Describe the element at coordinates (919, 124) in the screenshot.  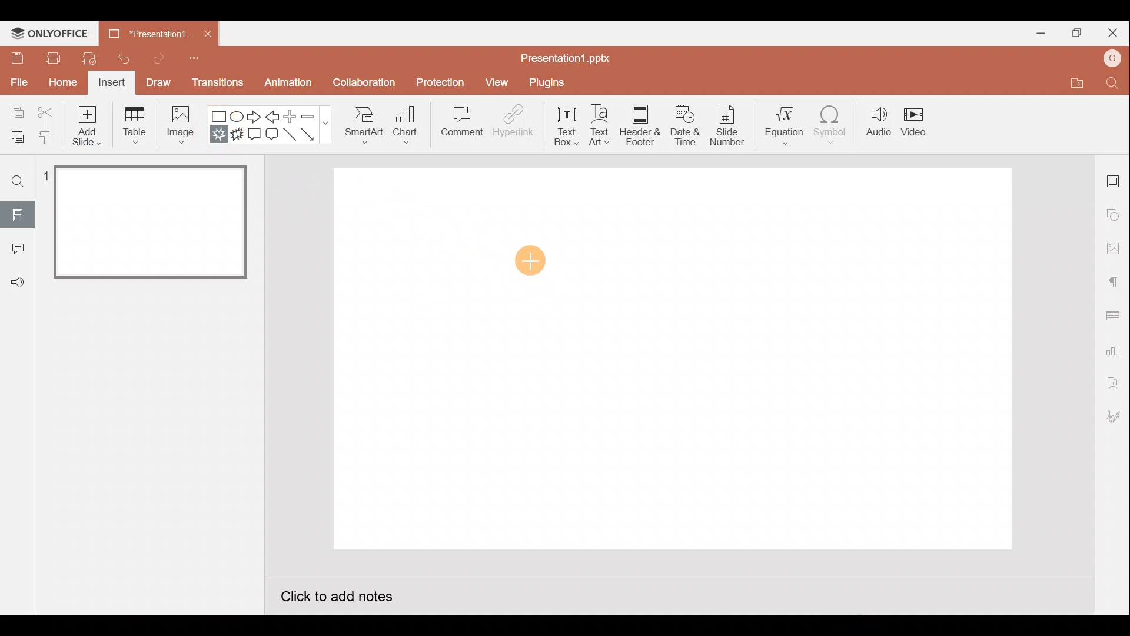
I see `Video` at that location.